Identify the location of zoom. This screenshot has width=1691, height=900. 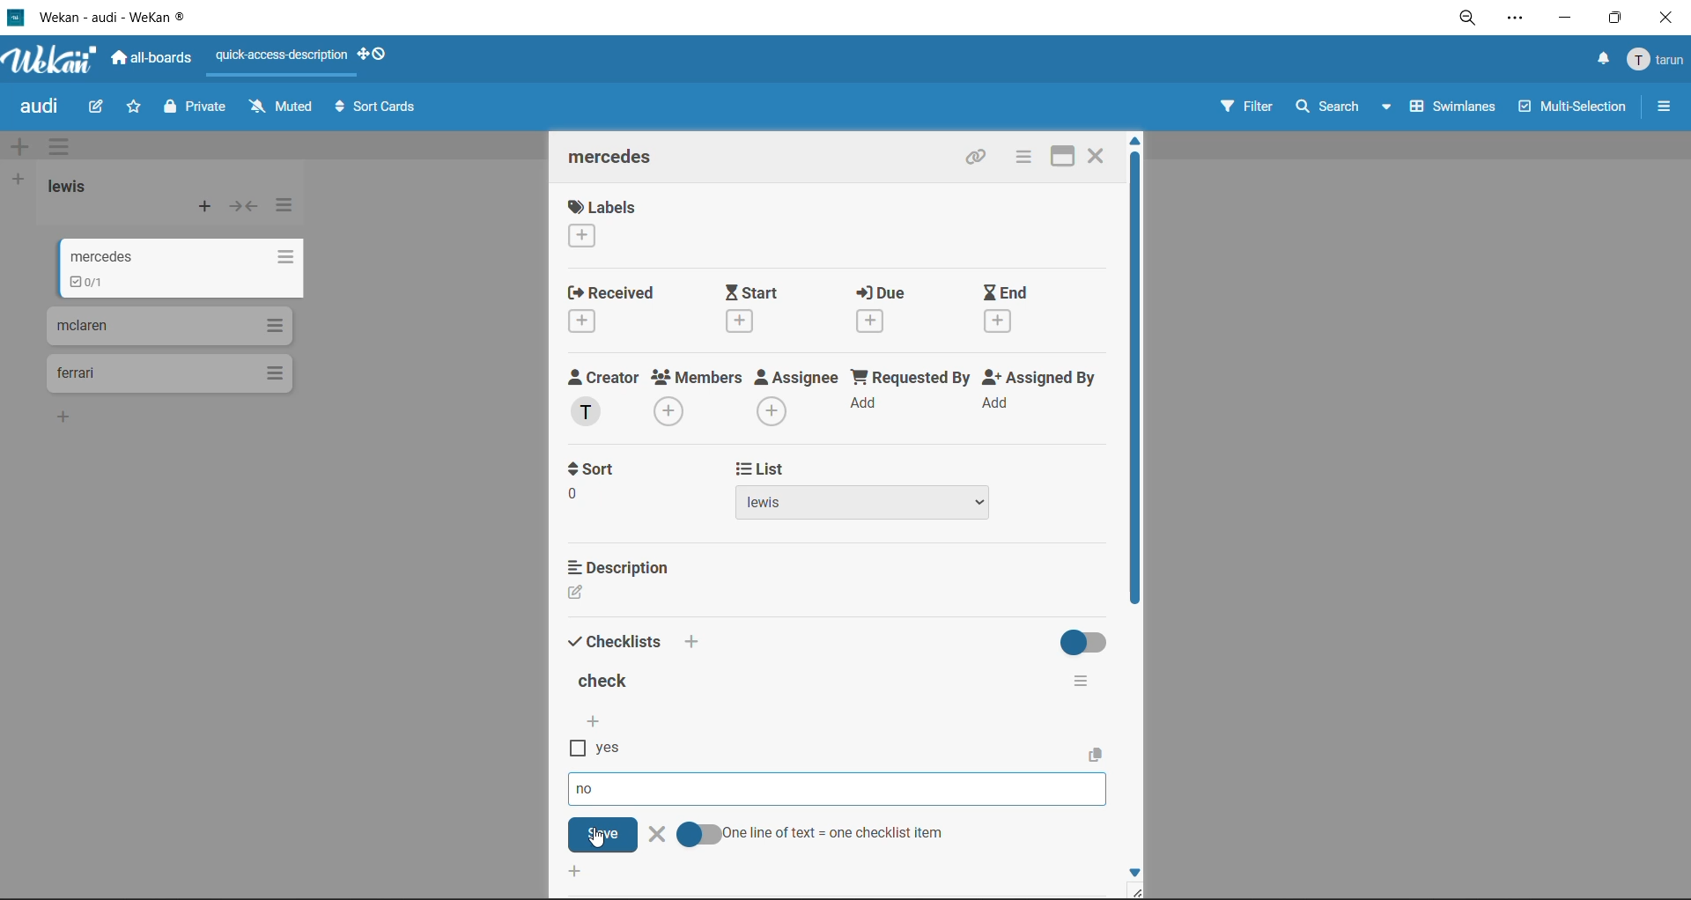
(1473, 23).